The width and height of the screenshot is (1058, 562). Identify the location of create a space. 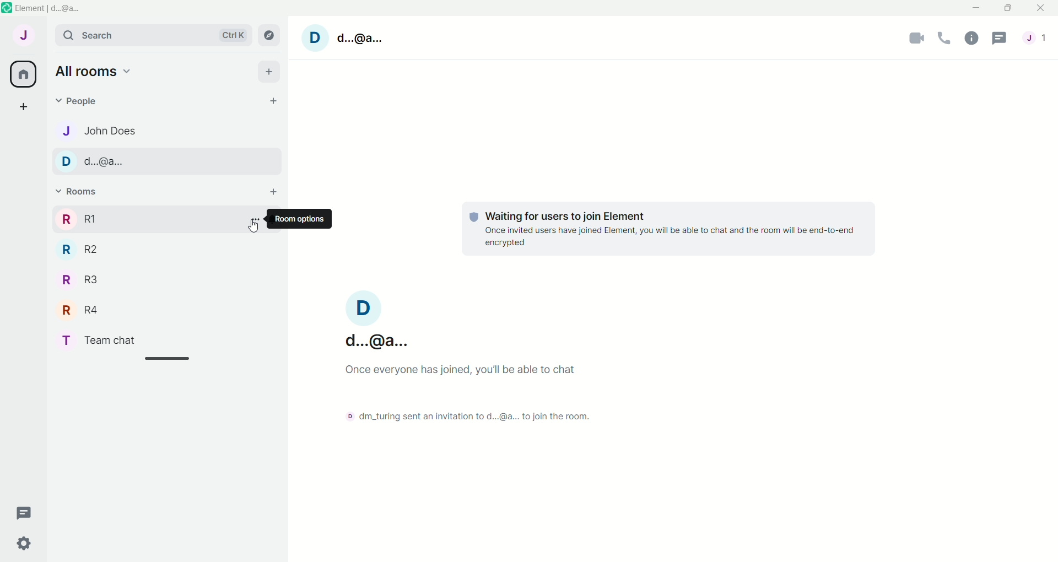
(24, 108).